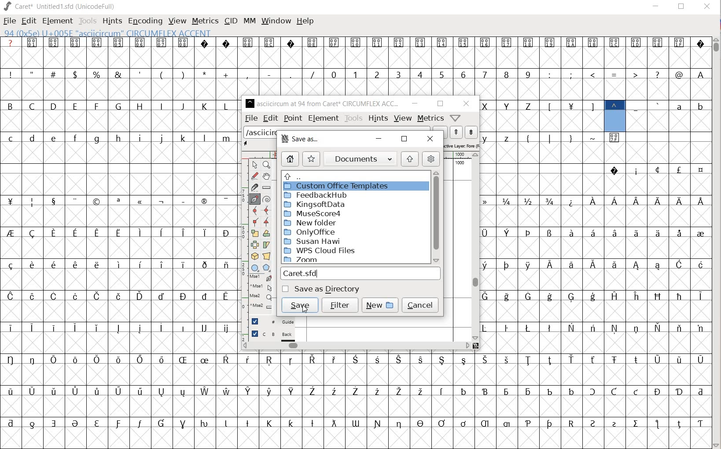 Image resolution: width=721 pixels, height=449 pixels. I want to click on cut splines in two, so click(254, 188).